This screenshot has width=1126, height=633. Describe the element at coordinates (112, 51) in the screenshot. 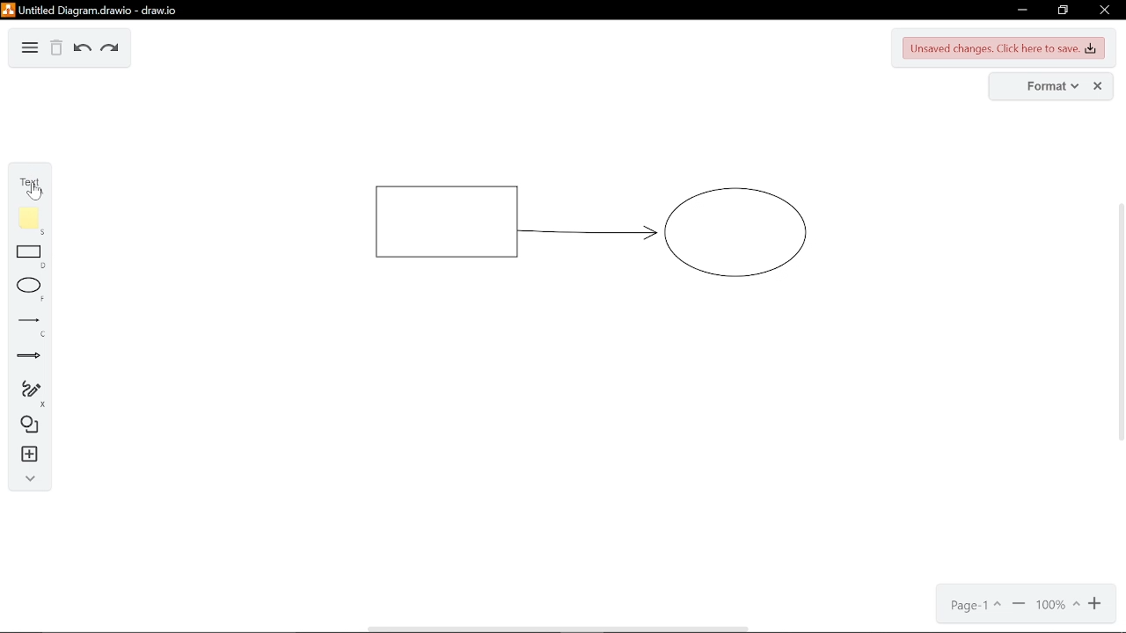

I see `redo` at that location.